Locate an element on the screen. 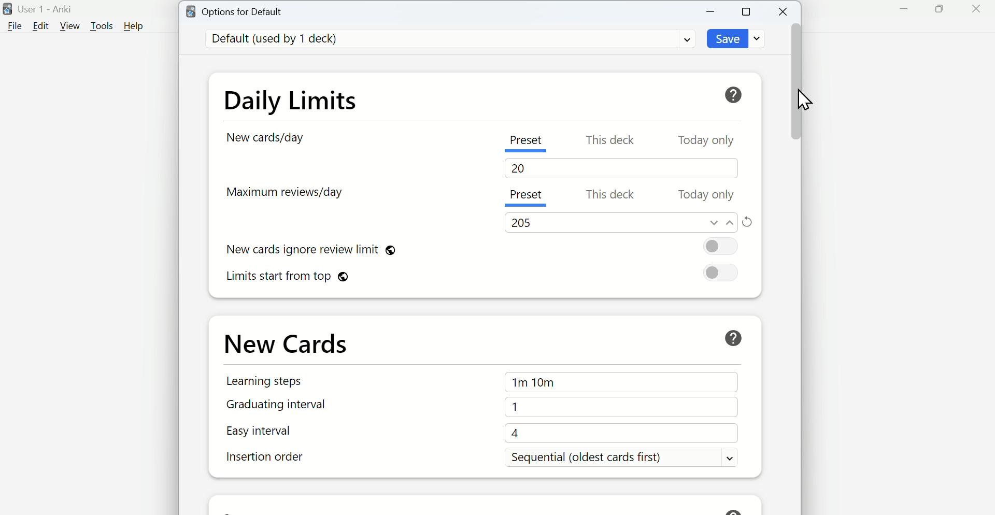 The width and height of the screenshot is (995, 515). Help is located at coordinates (733, 338).